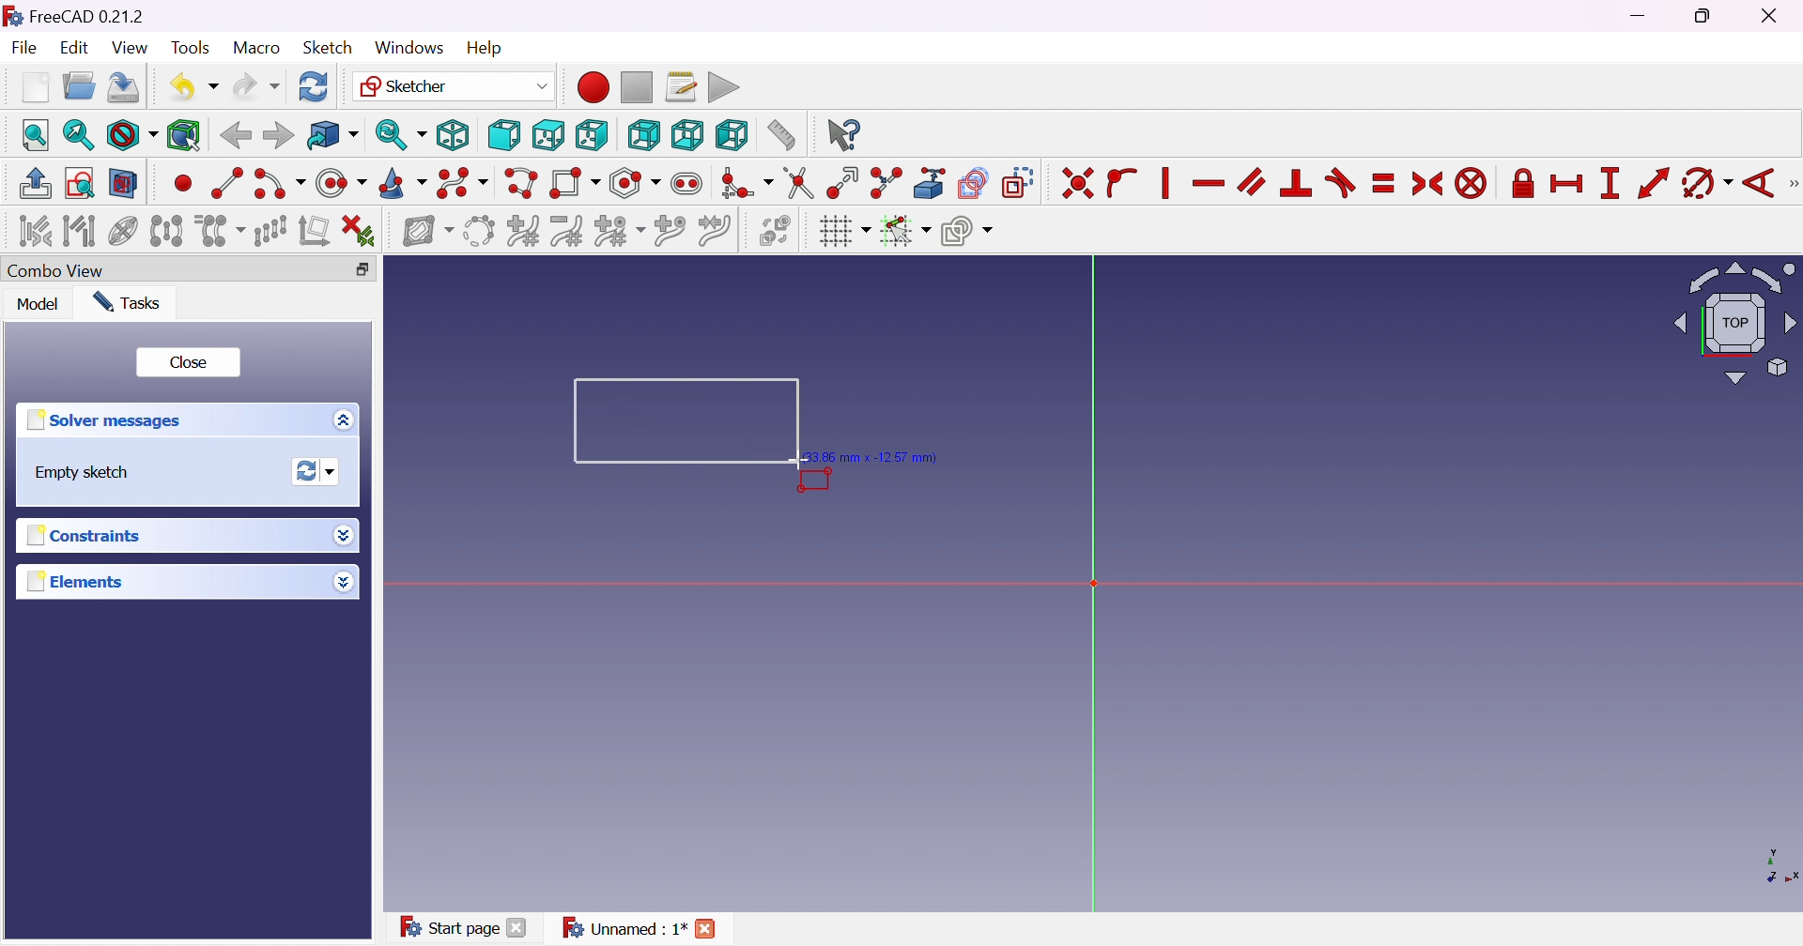  What do you see at coordinates (669, 230) in the screenshot?
I see `Insert knot` at bounding box center [669, 230].